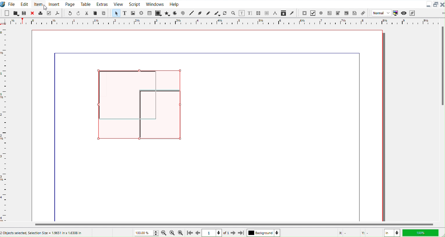 The width and height of the screenshot is (445, 237). Describe the element at coordinates (87, 13) in the screenshot. I see `Cut` at that location.